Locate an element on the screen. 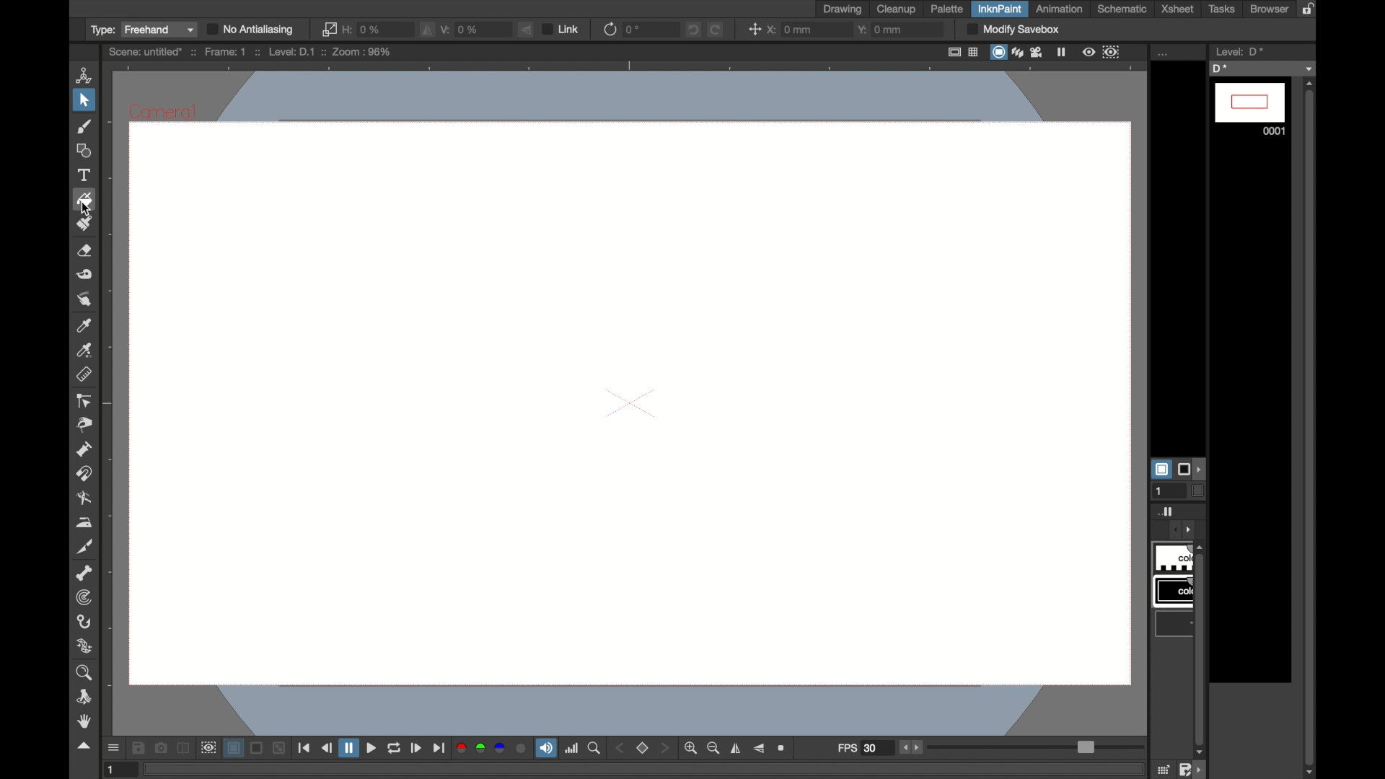 This screenshot has width=1385, height=779. pause is located at coordinates (1064, 52).